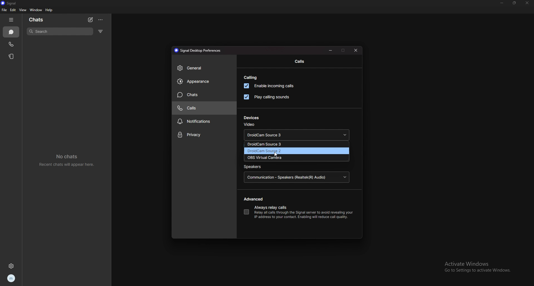  What do you see at coordinates (205, 121) in the screenshot?
I see `notifications` at bounding box center [205, 121].